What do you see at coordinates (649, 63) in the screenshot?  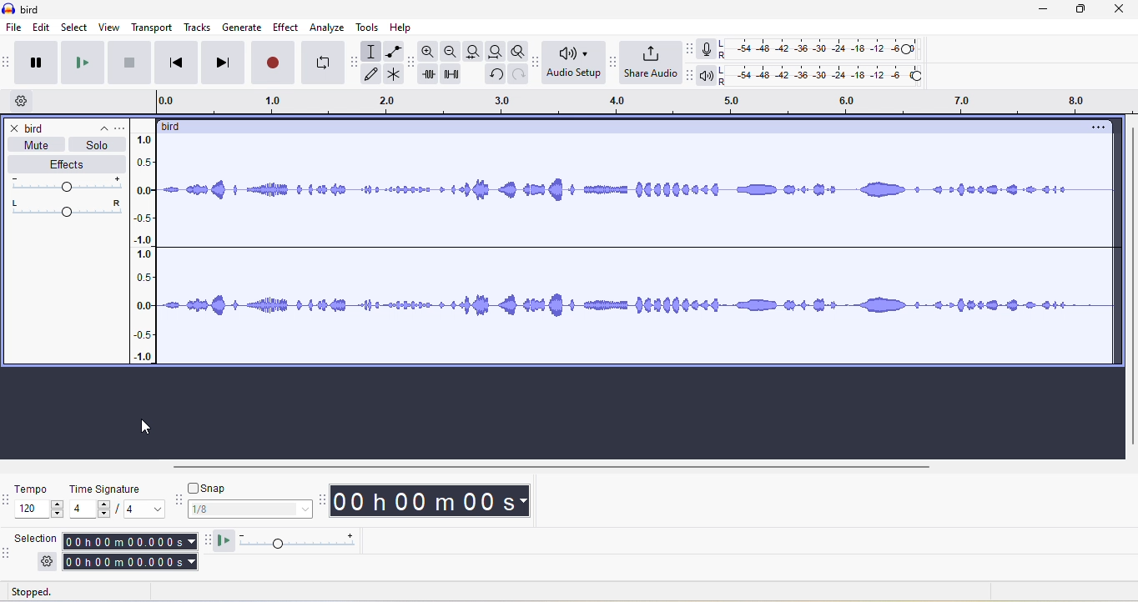 I see `share audio` at bounding box center [649, 63].